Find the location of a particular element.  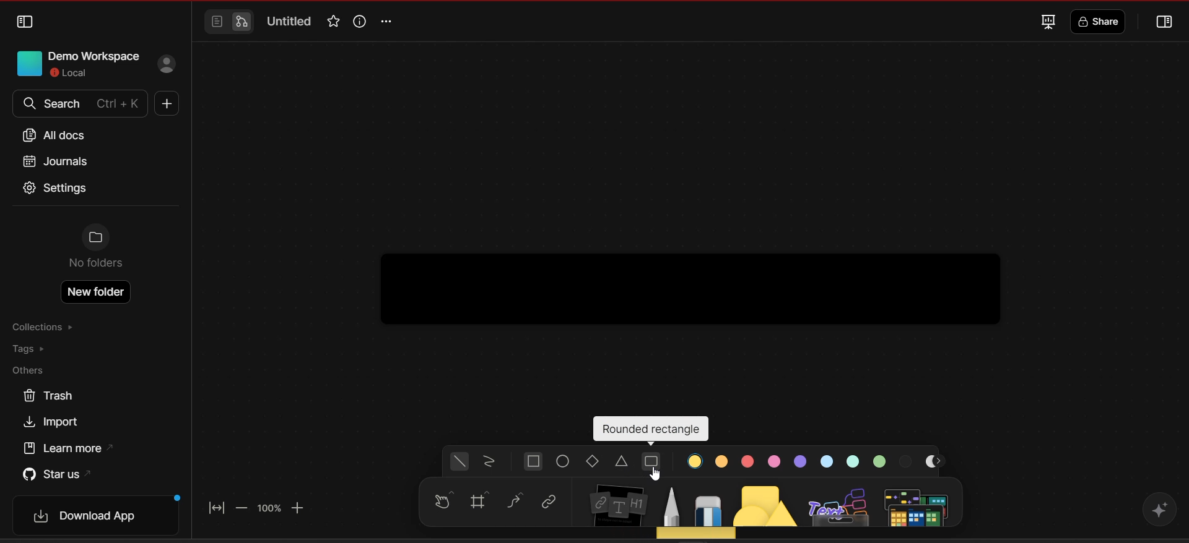

zoom in is located at coordinates (300, 508).